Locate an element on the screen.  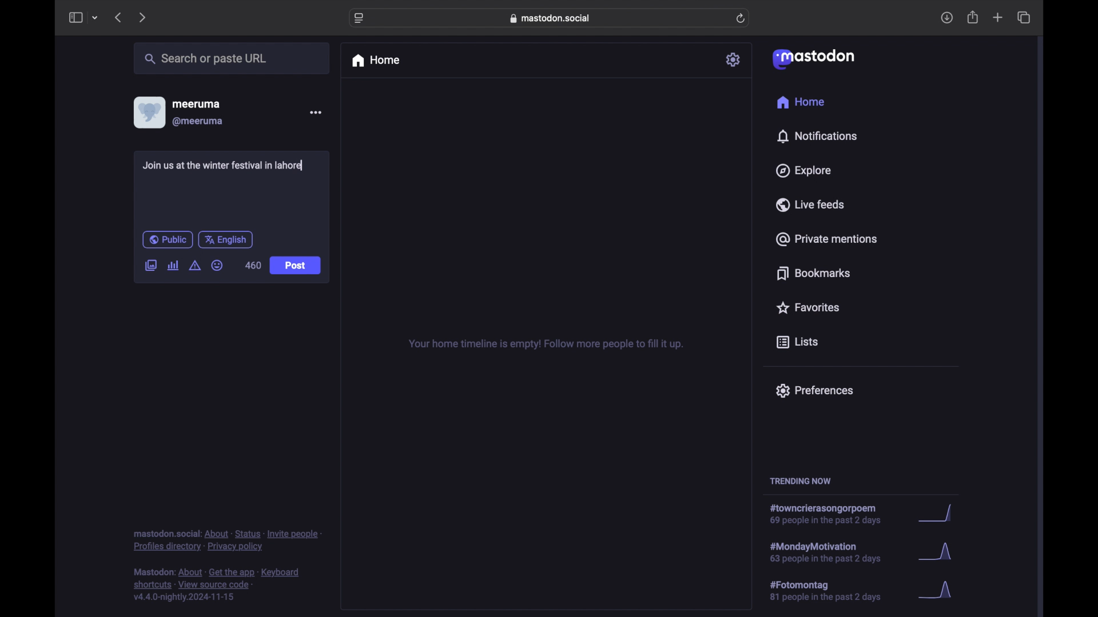
home is located at coordinates (800, 102).